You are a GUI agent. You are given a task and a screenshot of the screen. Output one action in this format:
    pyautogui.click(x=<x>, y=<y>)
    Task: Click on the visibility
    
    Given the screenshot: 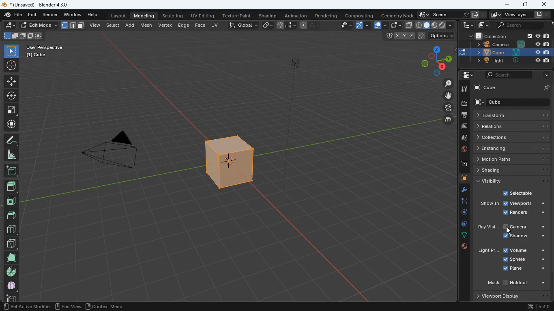 What is the action you would take?
    pyautogui.click(x=513, y=180)
    